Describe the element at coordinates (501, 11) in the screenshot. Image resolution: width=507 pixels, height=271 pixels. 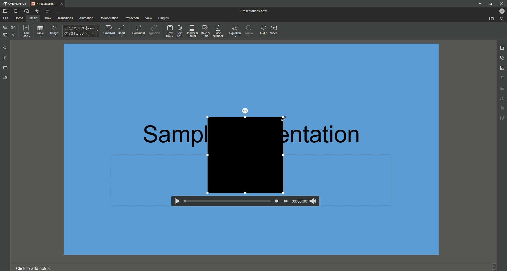
I see `Profile` at that location.